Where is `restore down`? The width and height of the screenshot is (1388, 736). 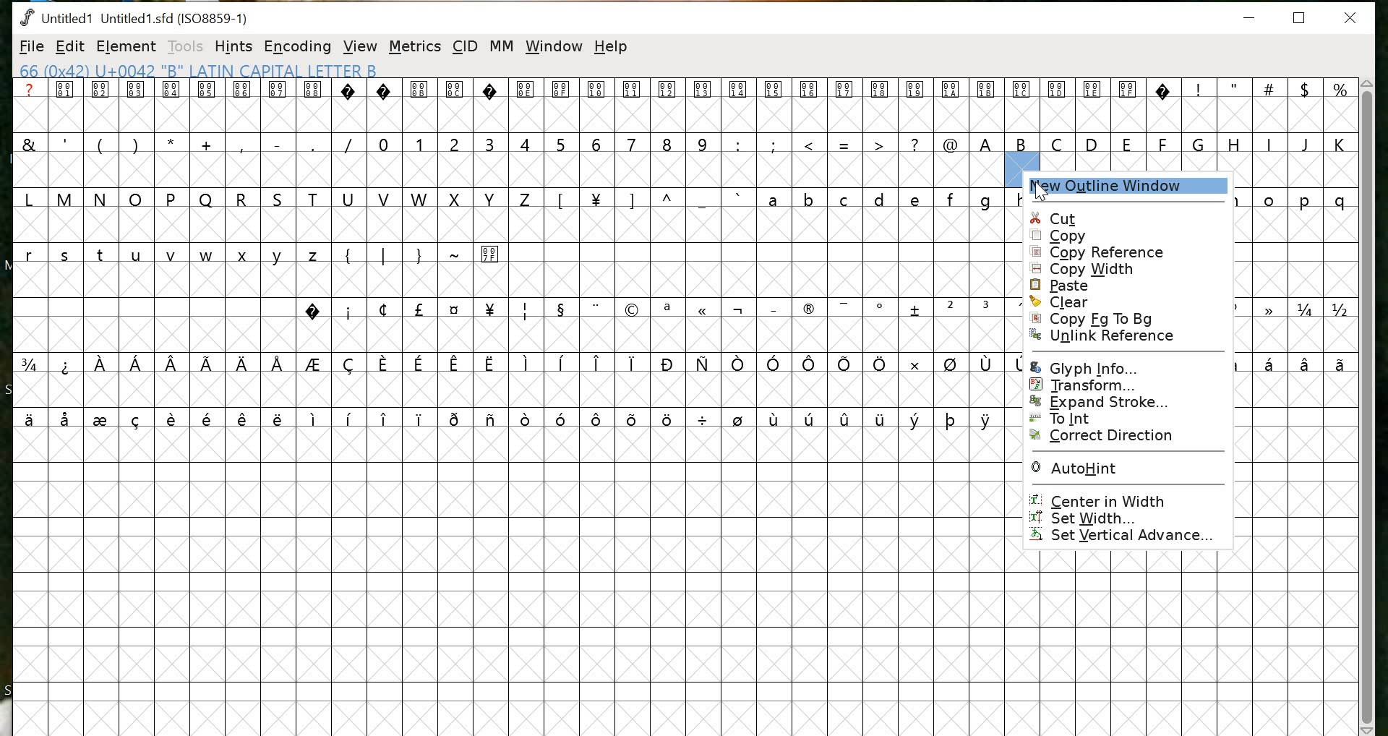
restore down is located at coordinates (1300, 18).